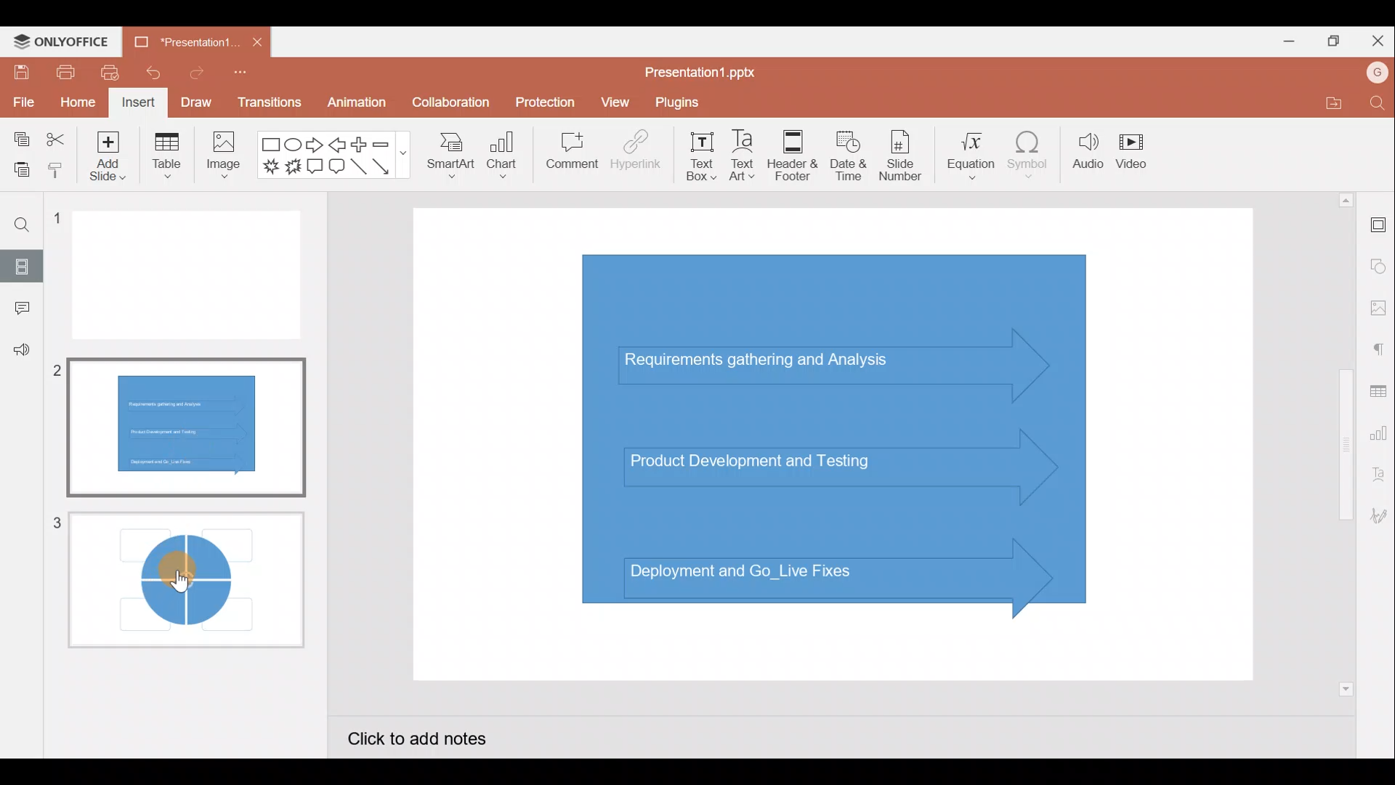 This screenshot has width=1395, height=785. What do you see at coordinates (567, 152) in the screenshot?
I see `Comment` at bounding box center [567, 152].